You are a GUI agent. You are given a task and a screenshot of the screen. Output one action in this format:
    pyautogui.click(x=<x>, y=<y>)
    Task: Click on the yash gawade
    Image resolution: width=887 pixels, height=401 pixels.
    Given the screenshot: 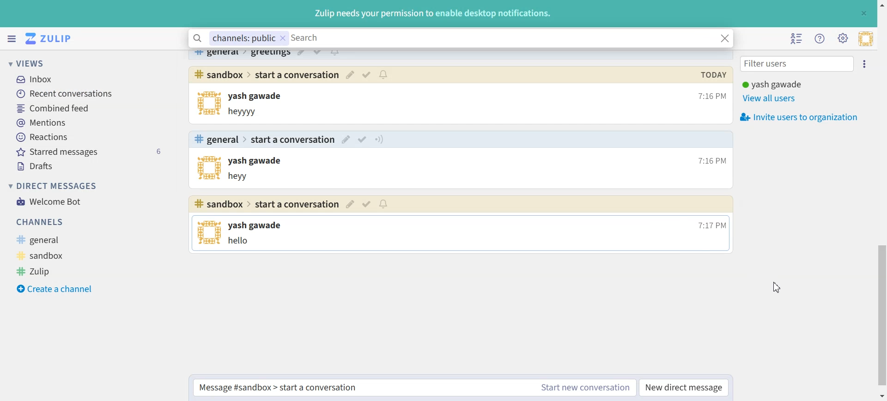 What is the action you would take?
    pyautogui.click(x=258, y=225)
    